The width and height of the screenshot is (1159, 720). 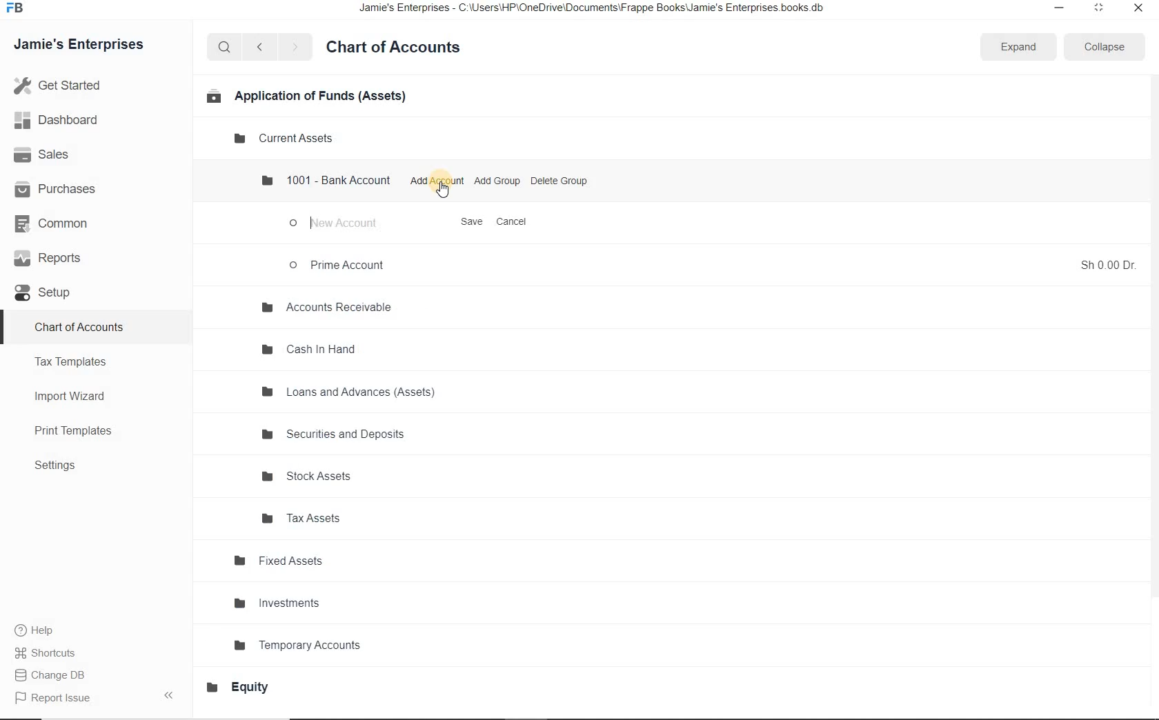 I want to click on Print Templates, so click(x=81, y=432).